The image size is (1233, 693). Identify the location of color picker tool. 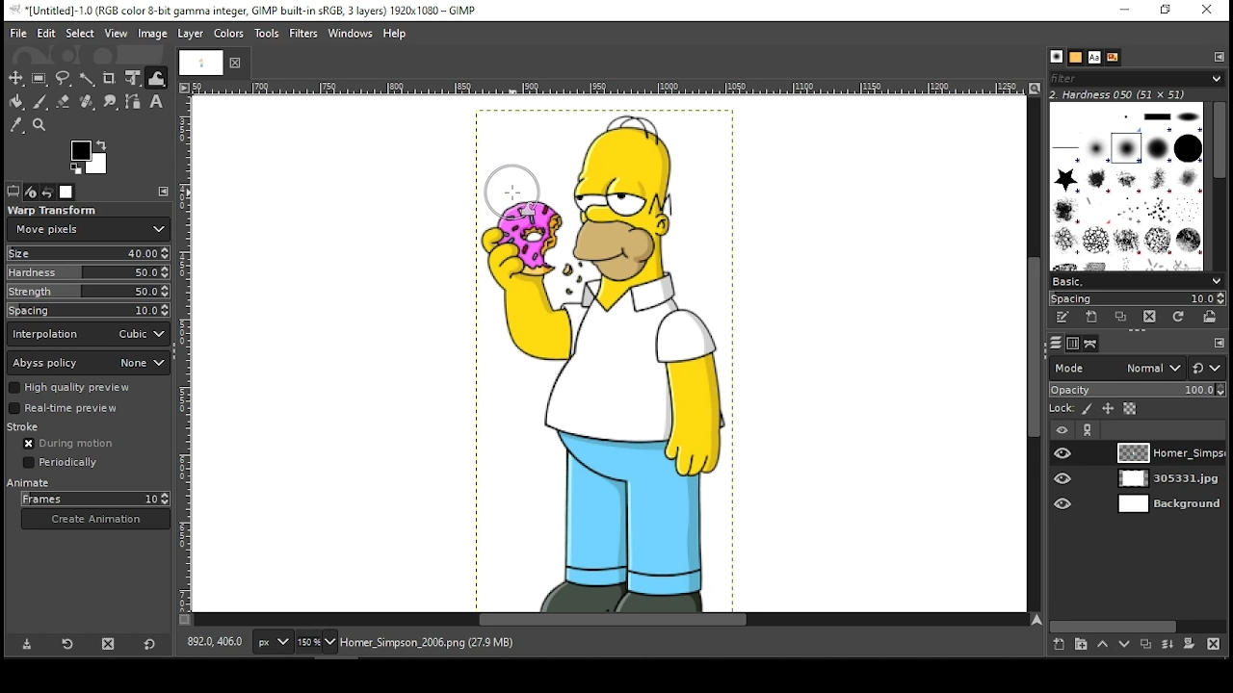
(15, 127).